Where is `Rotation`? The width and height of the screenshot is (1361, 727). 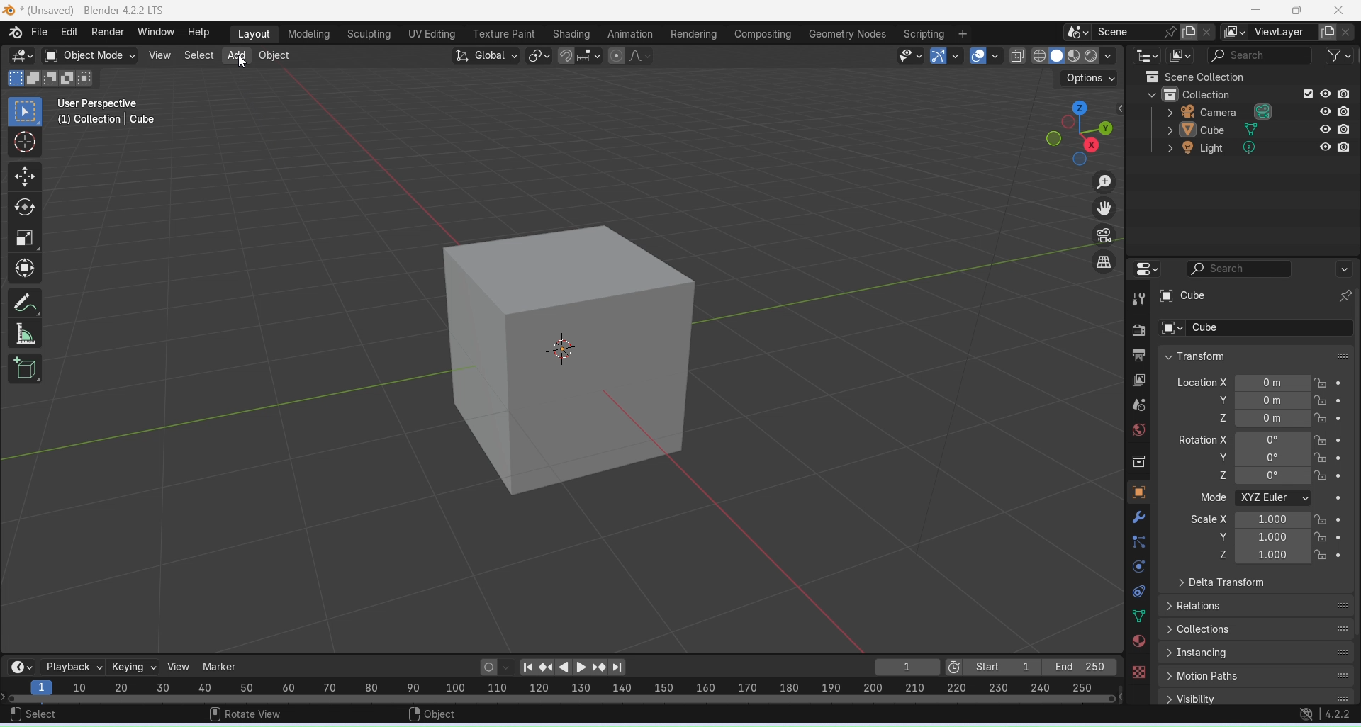
Rotation is located at coordinates (1289, 439).